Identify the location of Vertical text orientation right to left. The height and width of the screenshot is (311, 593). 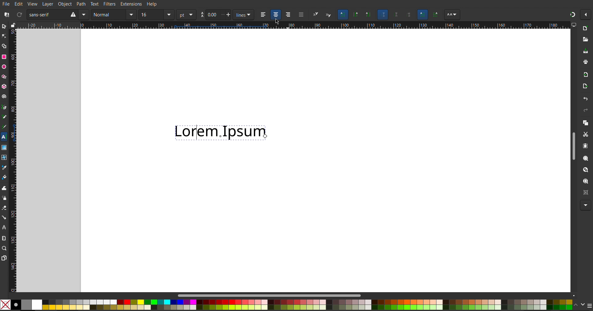
(356, 15).